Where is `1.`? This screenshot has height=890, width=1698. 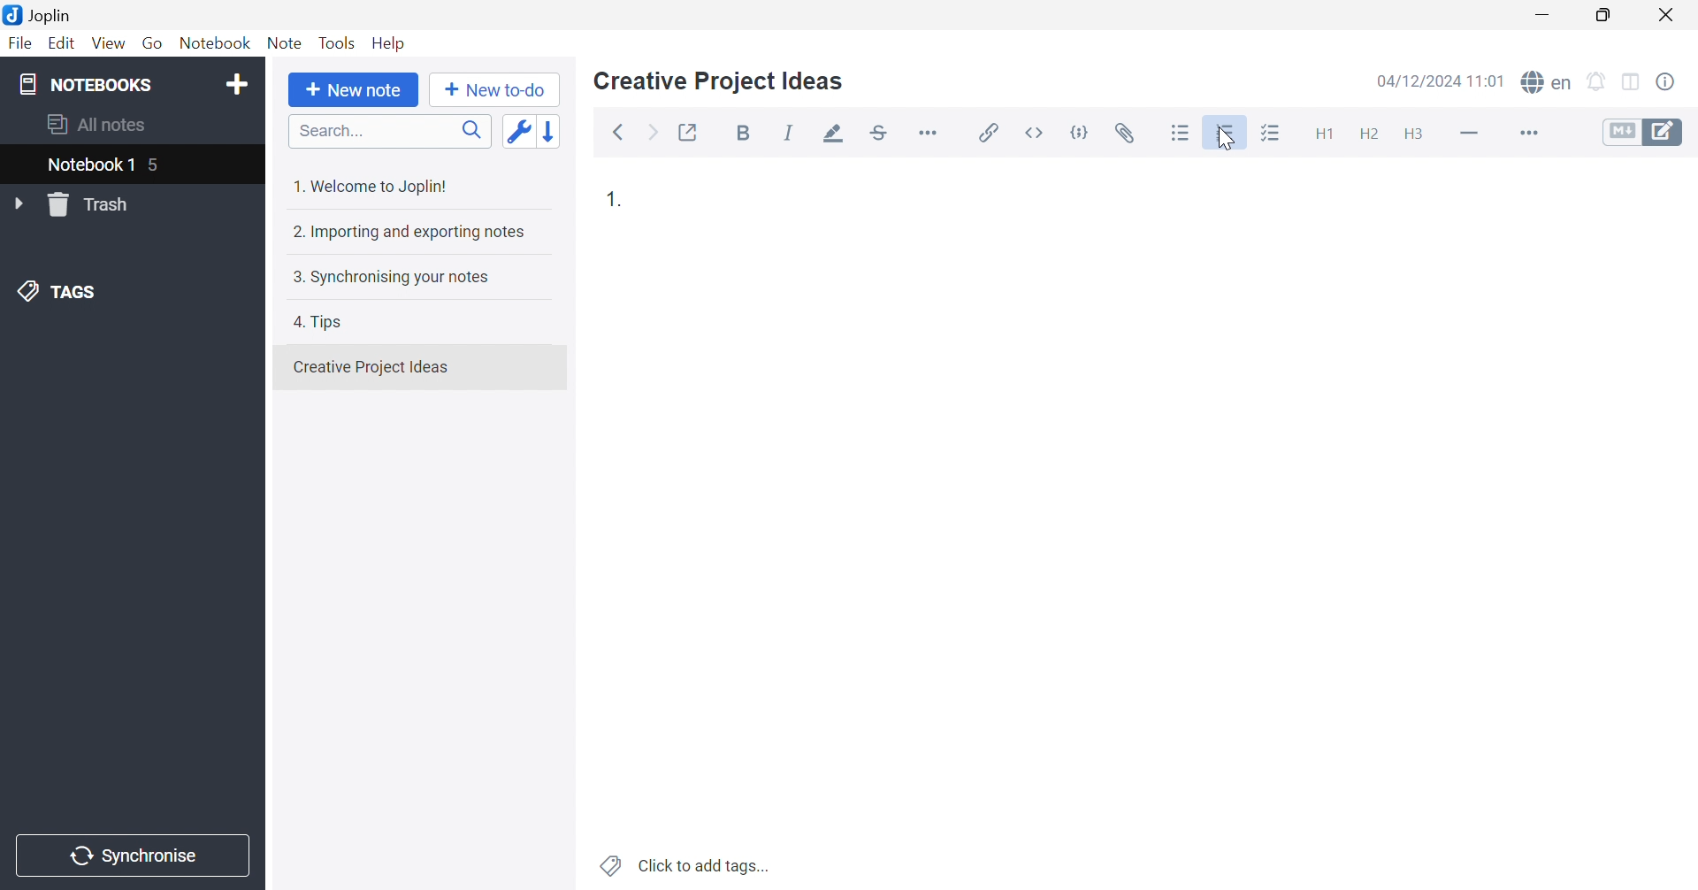
1. is located at coordinates (612, 203).